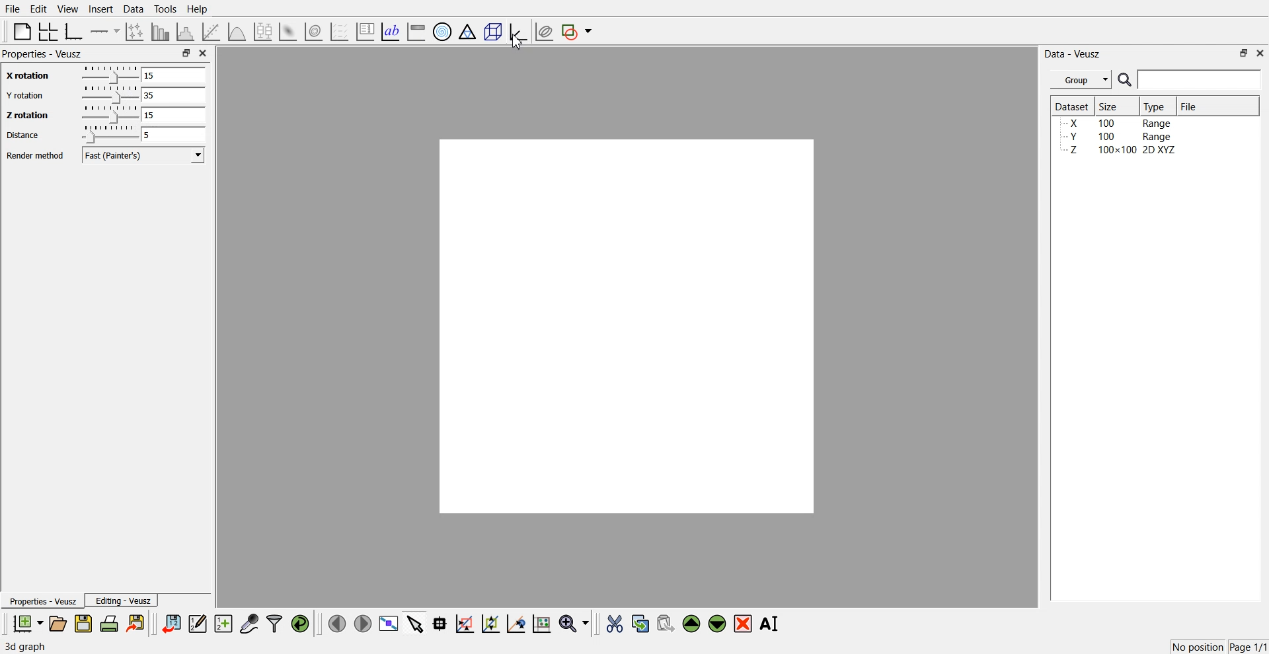  What do you see at coordinates (83, 623) in the screenshot?
I see `Save the document` at bounding box center [83, 623].